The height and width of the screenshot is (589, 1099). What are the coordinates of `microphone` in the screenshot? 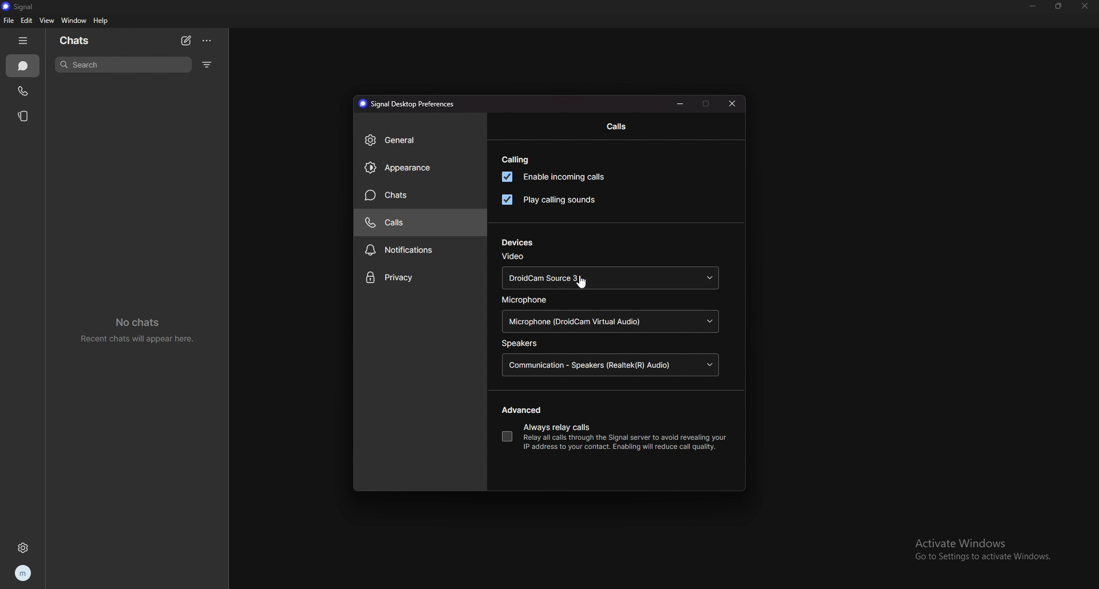 It's located at (528, 300).